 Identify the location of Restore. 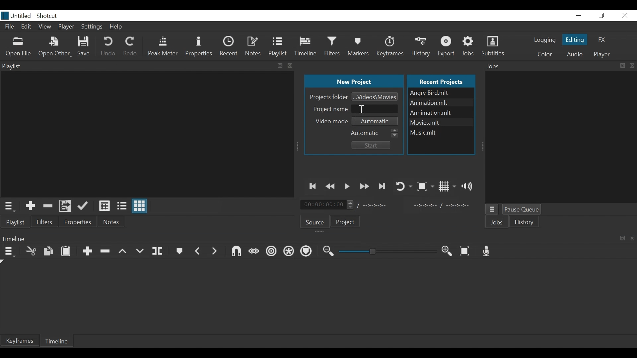
(602, 15).